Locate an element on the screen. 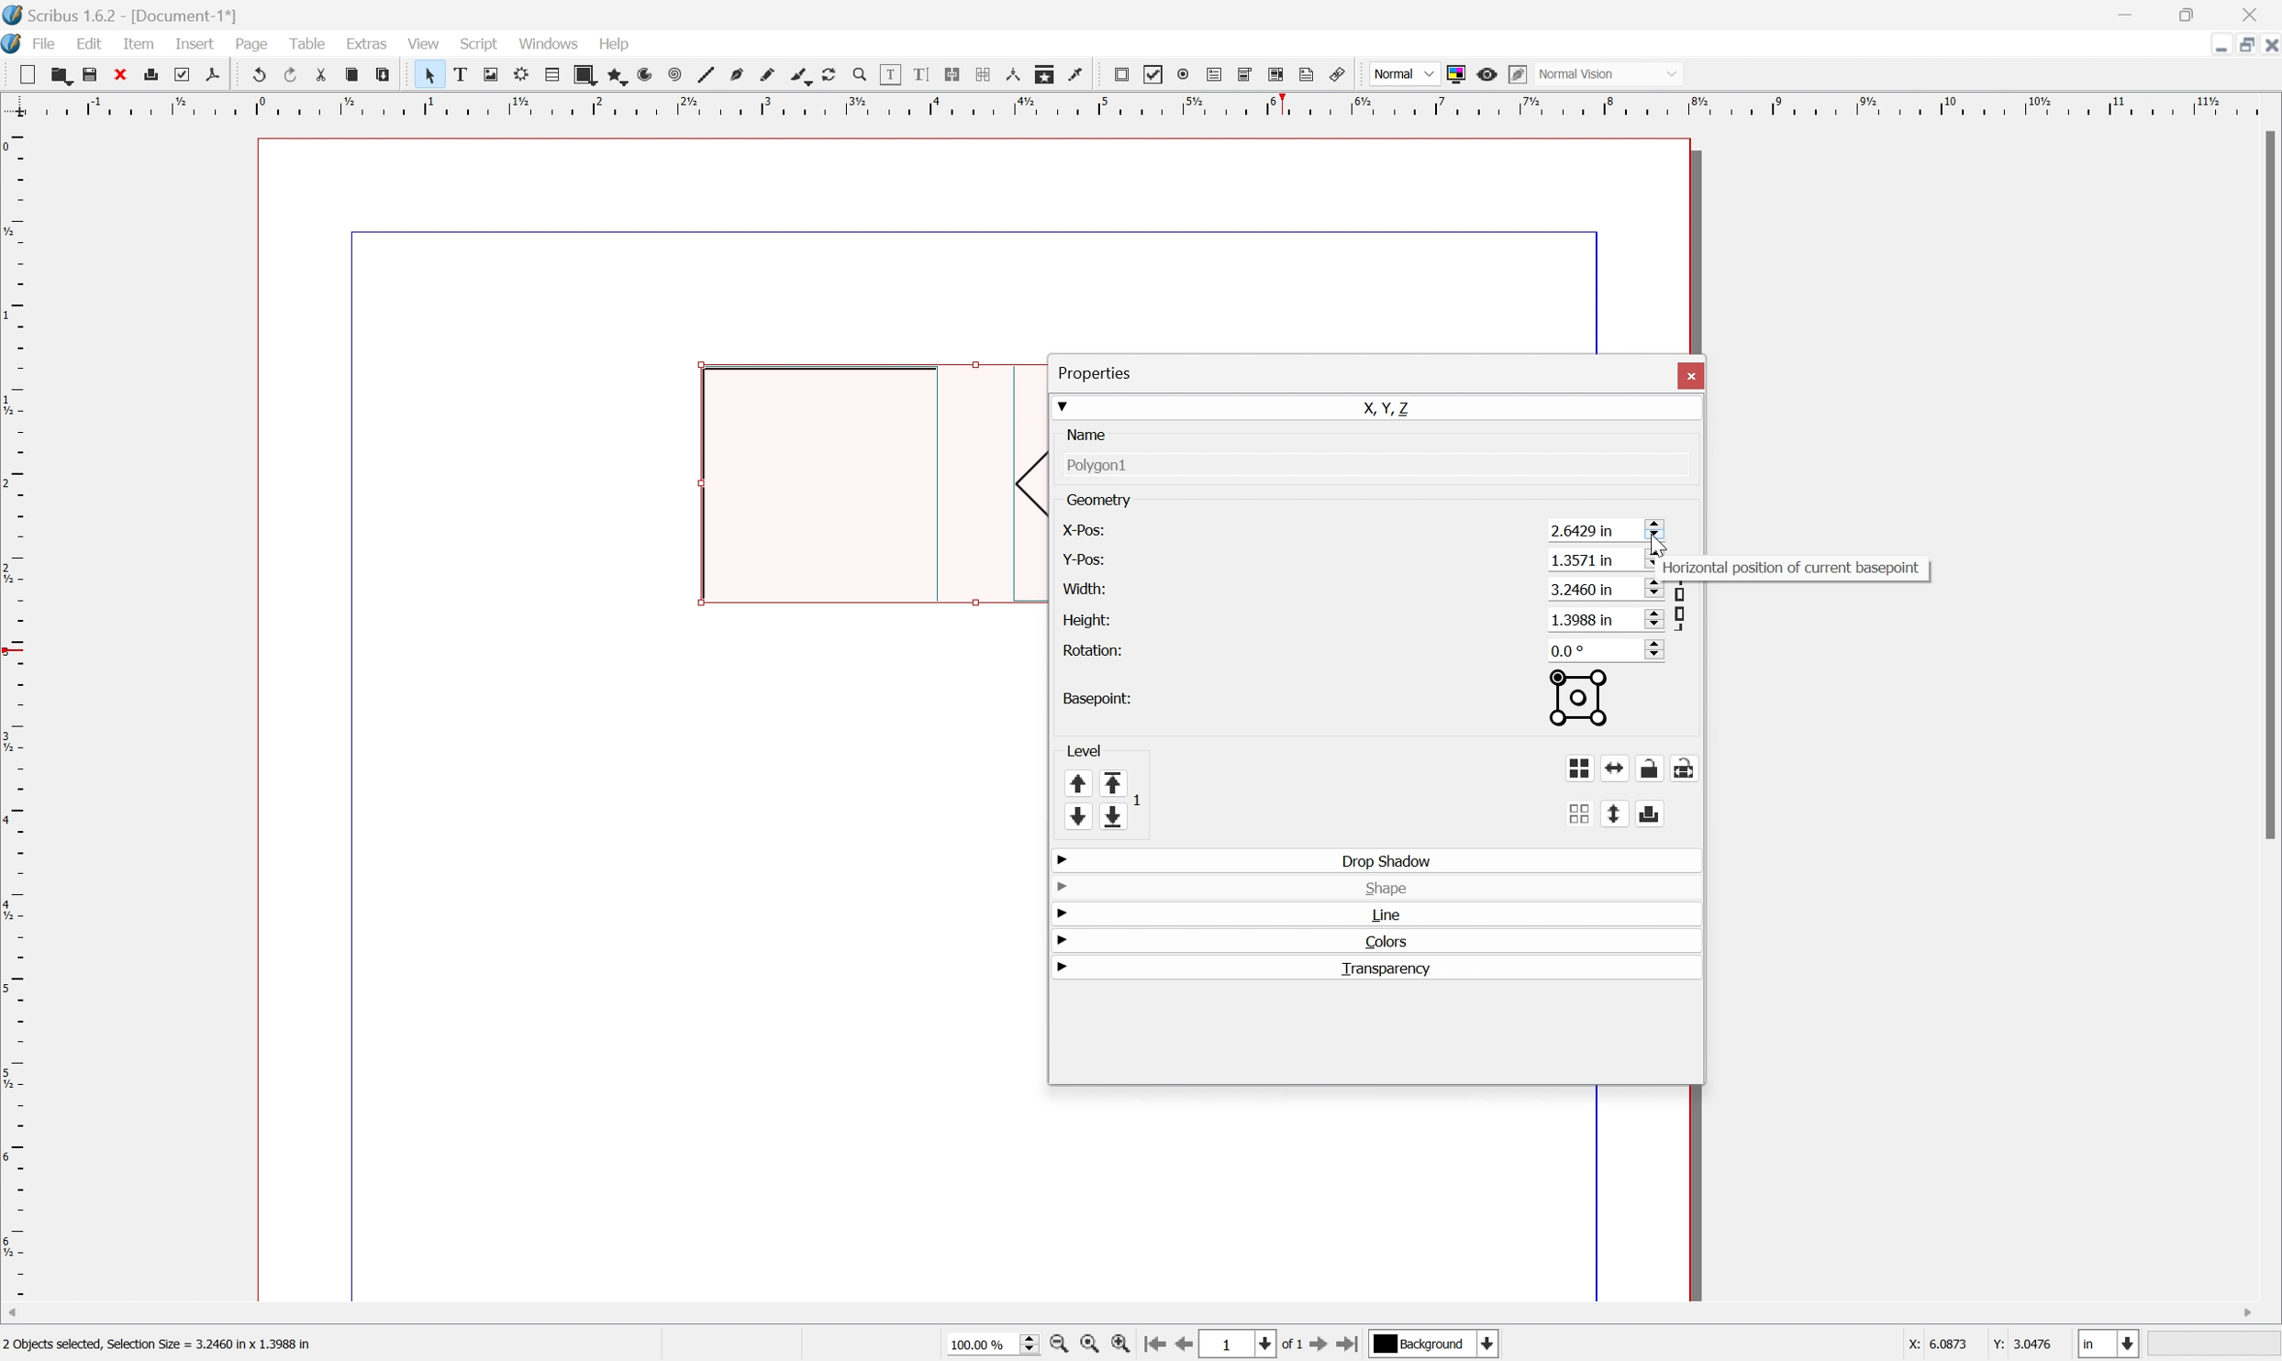 Image resolution: width=2282 pixels, height=1361 pixels. 0.0 is located at coordinates (1608, 650).